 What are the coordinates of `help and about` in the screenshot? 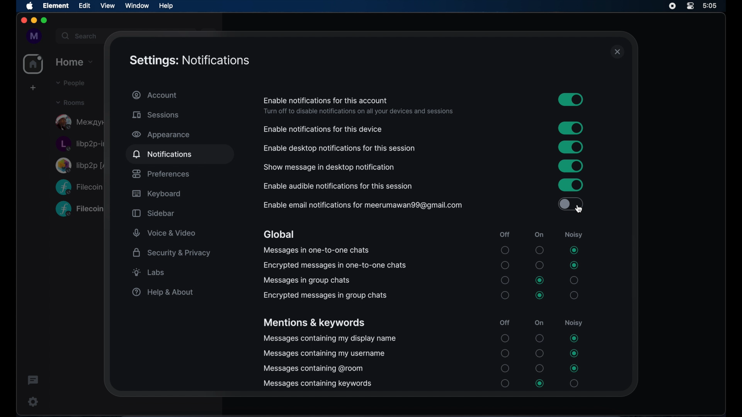 It's located at (162, 292).